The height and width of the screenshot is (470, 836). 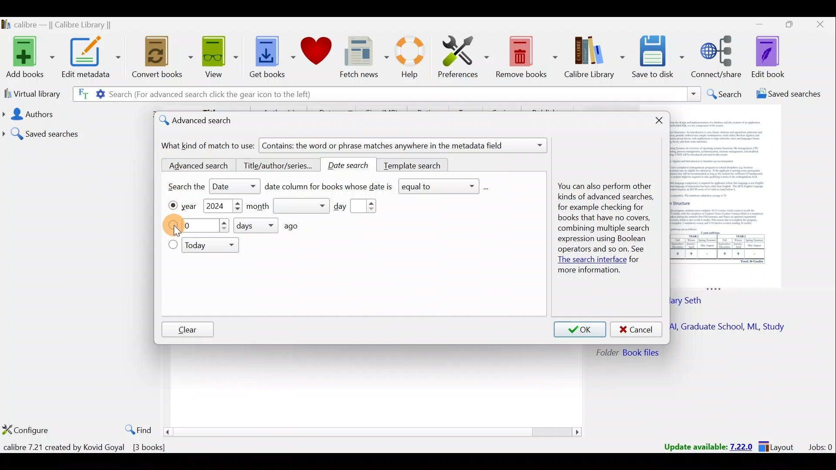 I want to click on Search (For advanced search click the gear icon to the left), so click(x=199, y=95).